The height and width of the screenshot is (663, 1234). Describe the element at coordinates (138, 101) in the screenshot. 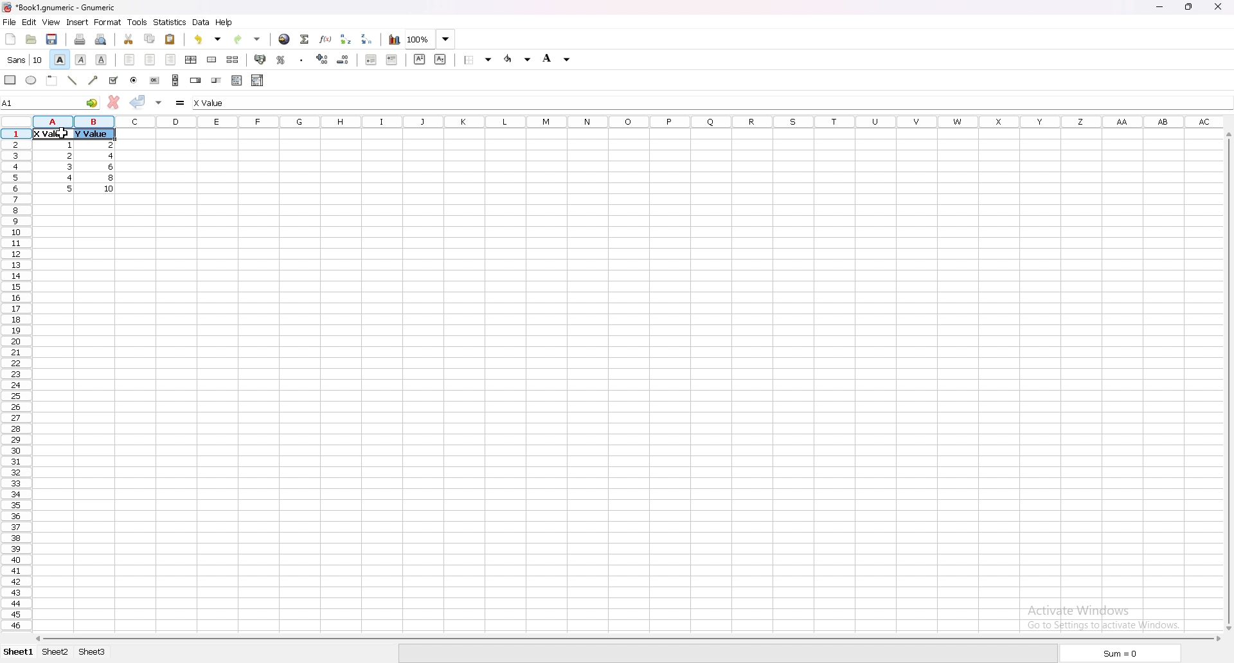

I see `accept change` at that location.